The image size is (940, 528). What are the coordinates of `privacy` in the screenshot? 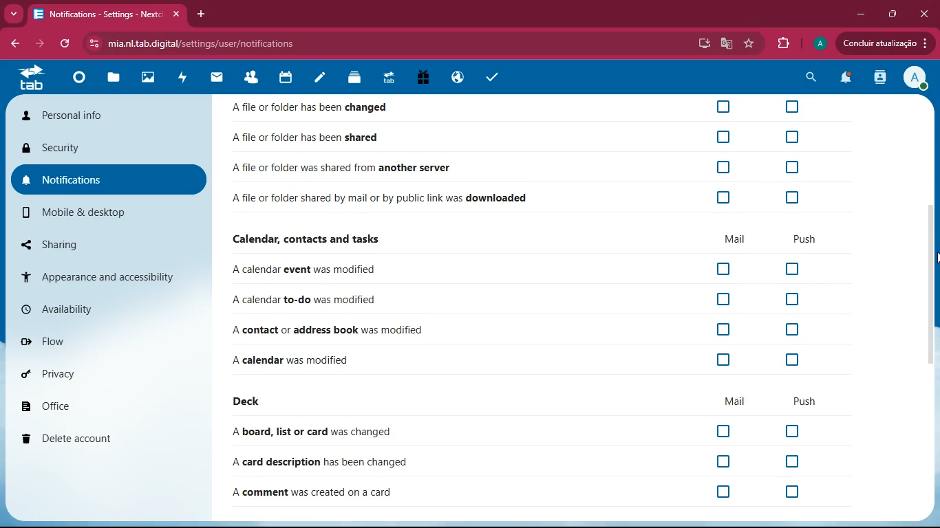 It's located at (94, 375).